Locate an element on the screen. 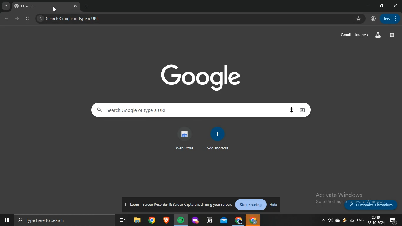 The width and height of the screenshot is (402, 226). menu is located at coordinates (389, 18).